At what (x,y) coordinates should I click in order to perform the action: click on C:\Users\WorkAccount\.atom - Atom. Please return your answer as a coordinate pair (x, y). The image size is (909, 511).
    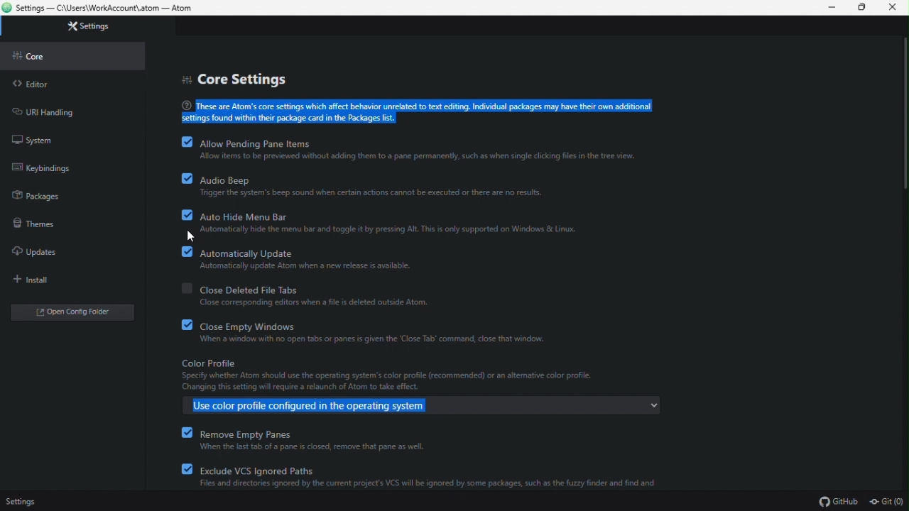
    Looking at the image, I should click on (104, 7).